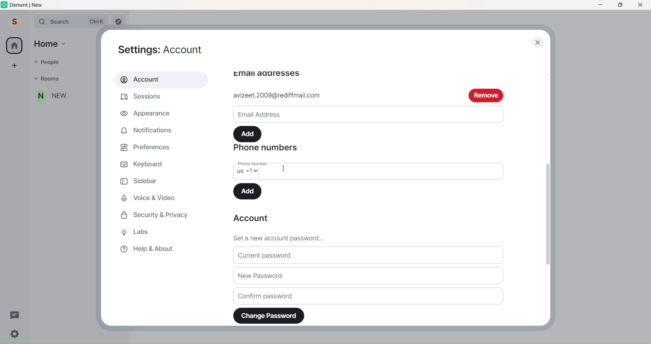 This screenshot has width=651, height=344. Describe the element at coordinates (34, 61) in the screenshot. I see `Dropdown` at that location.